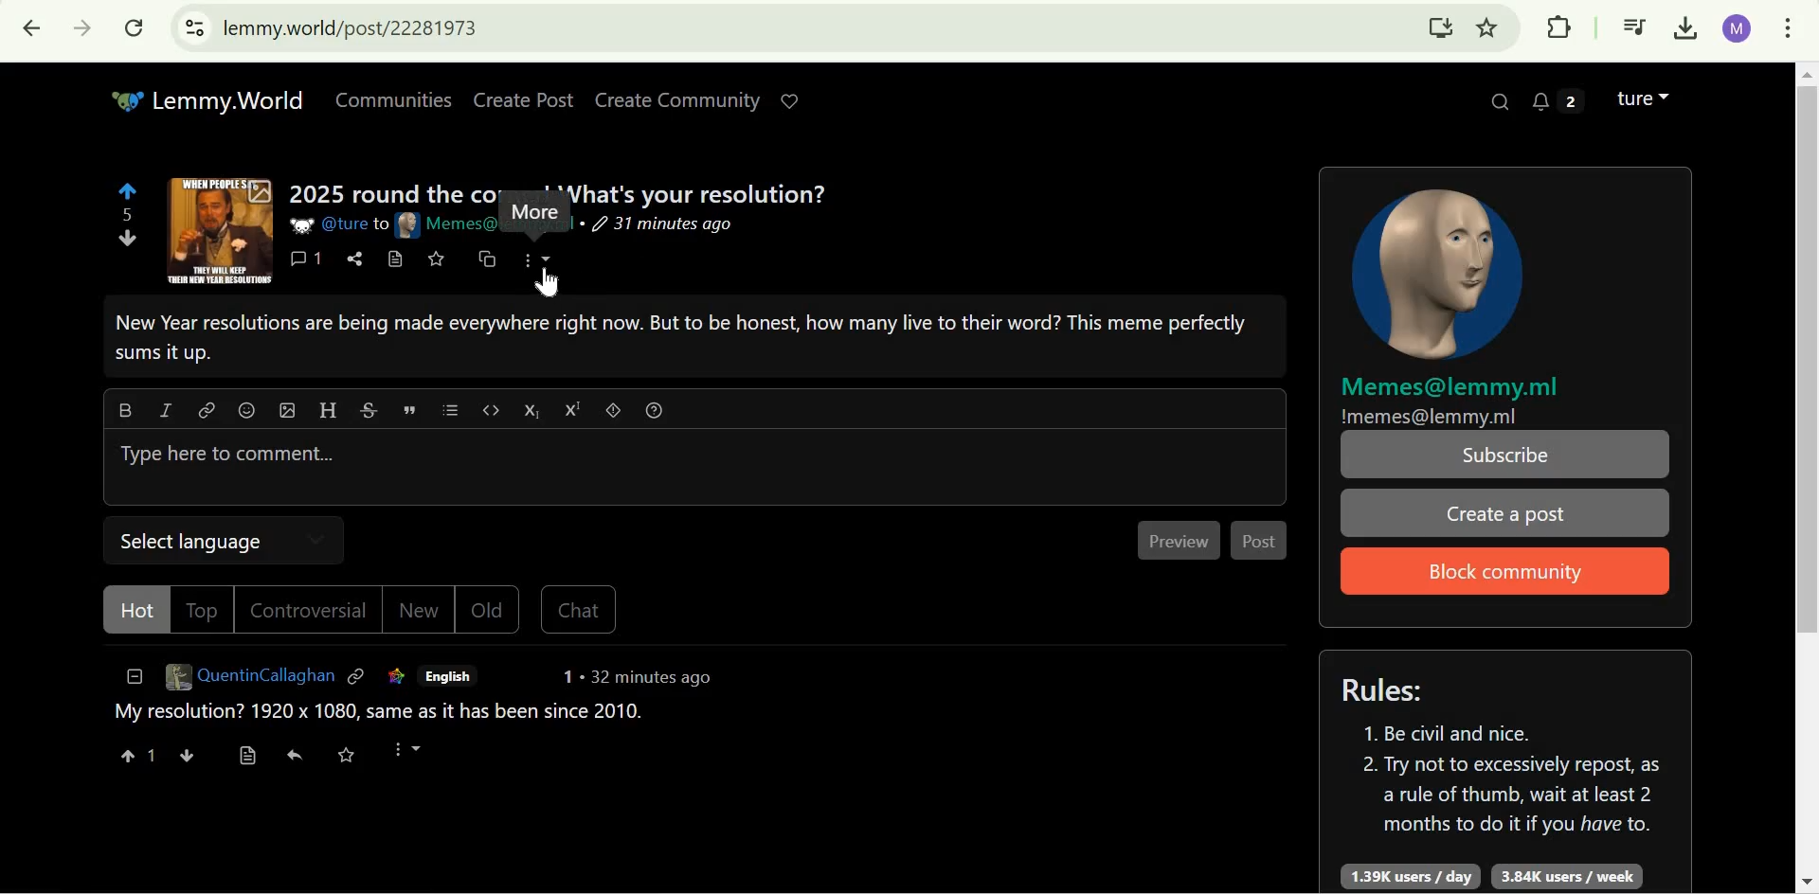 The width and height of the screenshot is (1819, 894). What do you see at coordinates (572, 408) in the screenshot?
I see `` at bounding box center [572, 408].